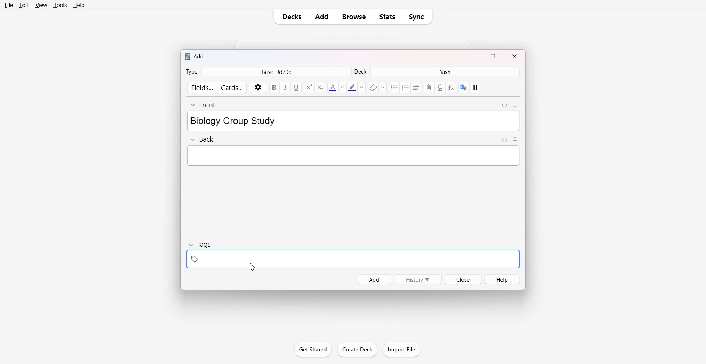  I want to click on Add, so click(322, 17).